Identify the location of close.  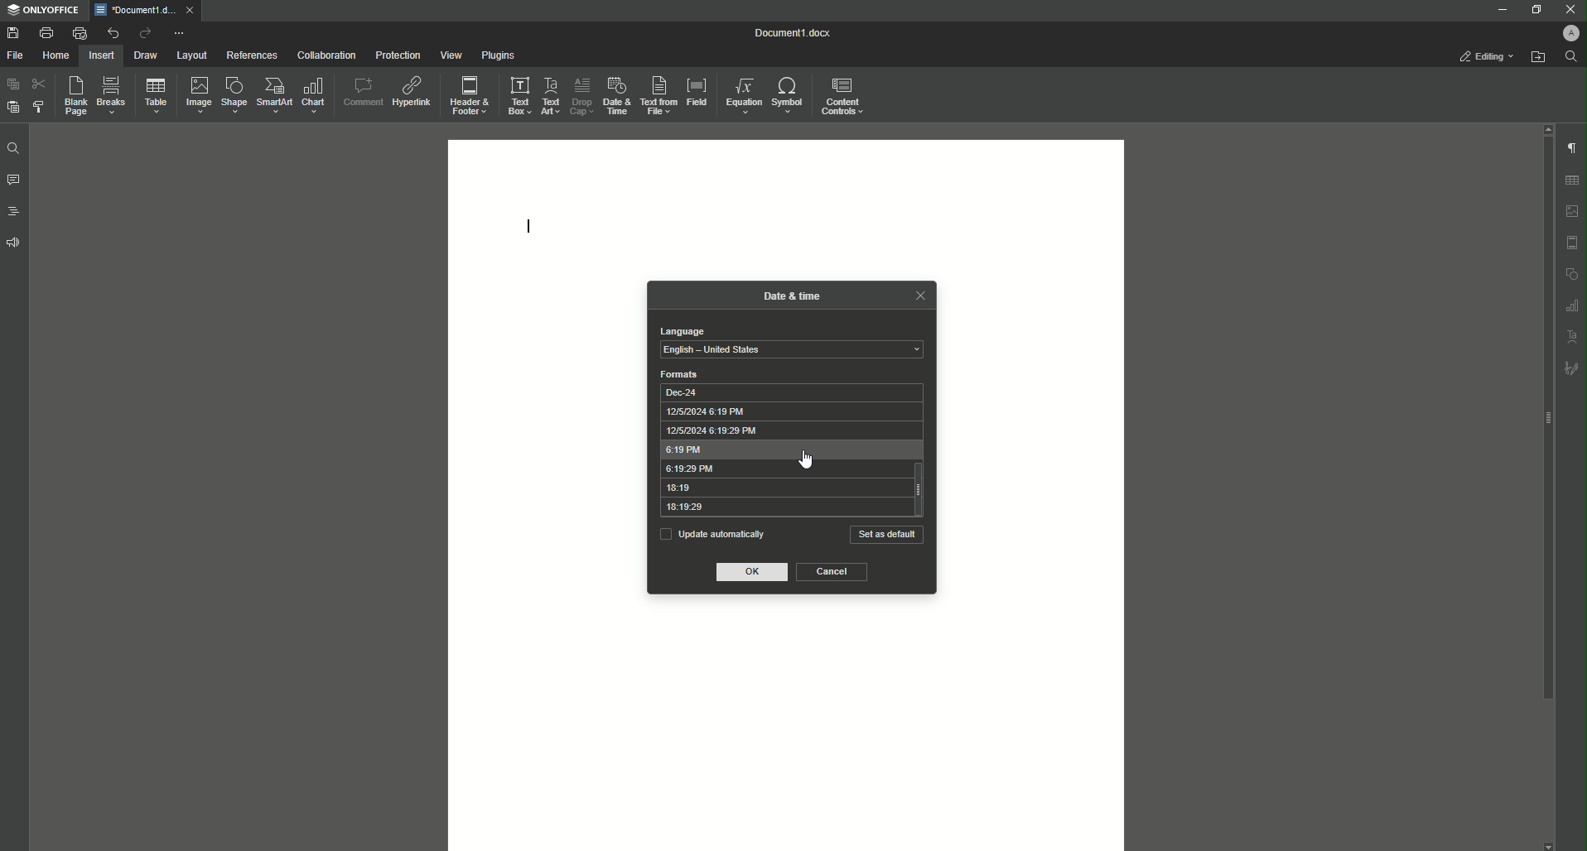
(919, 295).